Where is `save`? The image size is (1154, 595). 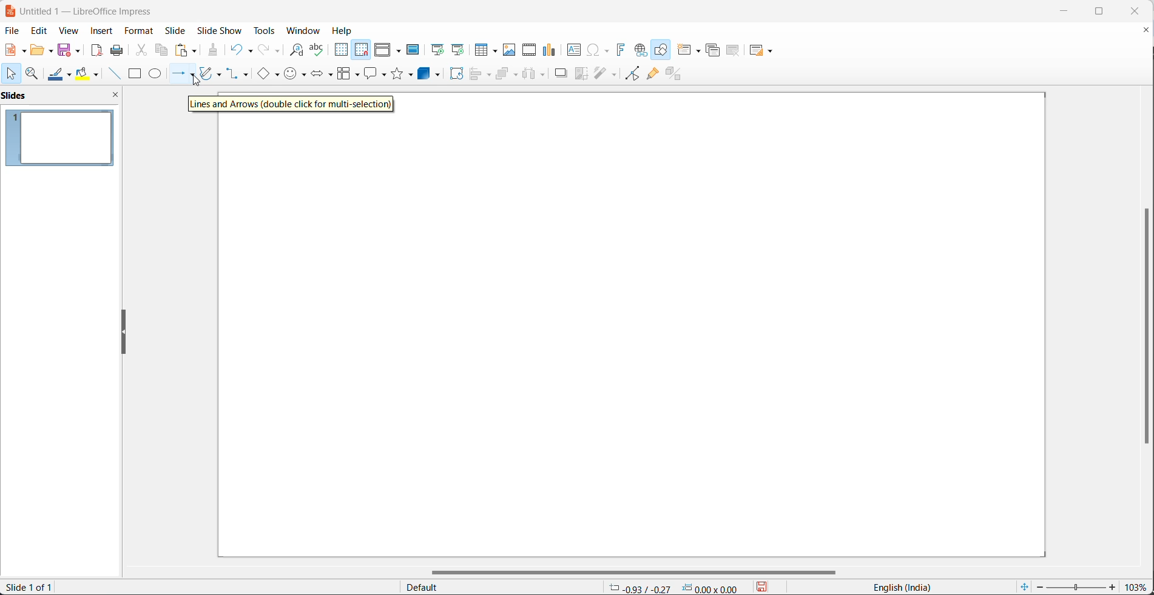
save is located at coordinates (766, 587).